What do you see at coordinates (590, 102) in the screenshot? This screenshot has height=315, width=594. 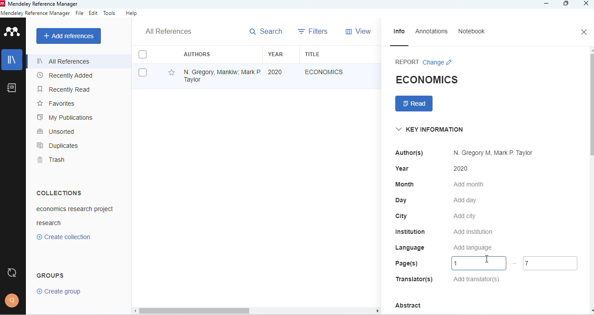 I see `scrollbar` at bounding box center [590, 102].